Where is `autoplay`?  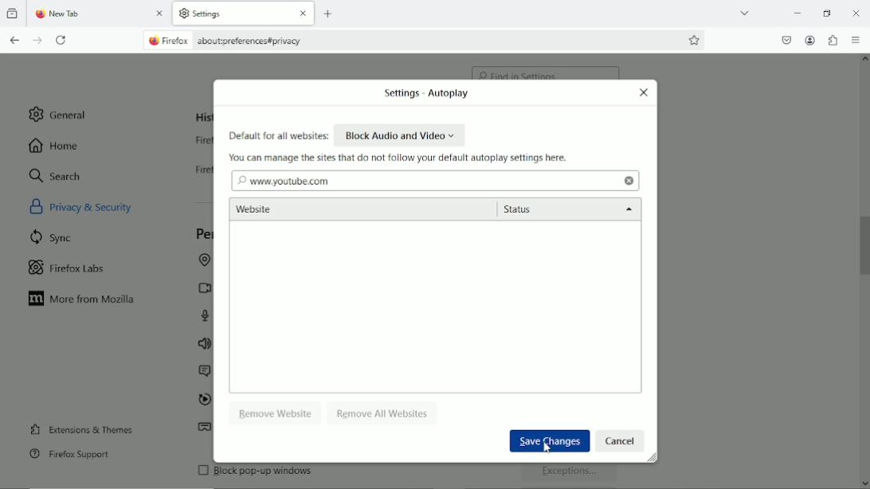 autoplay is located at coordinates (203, 401).